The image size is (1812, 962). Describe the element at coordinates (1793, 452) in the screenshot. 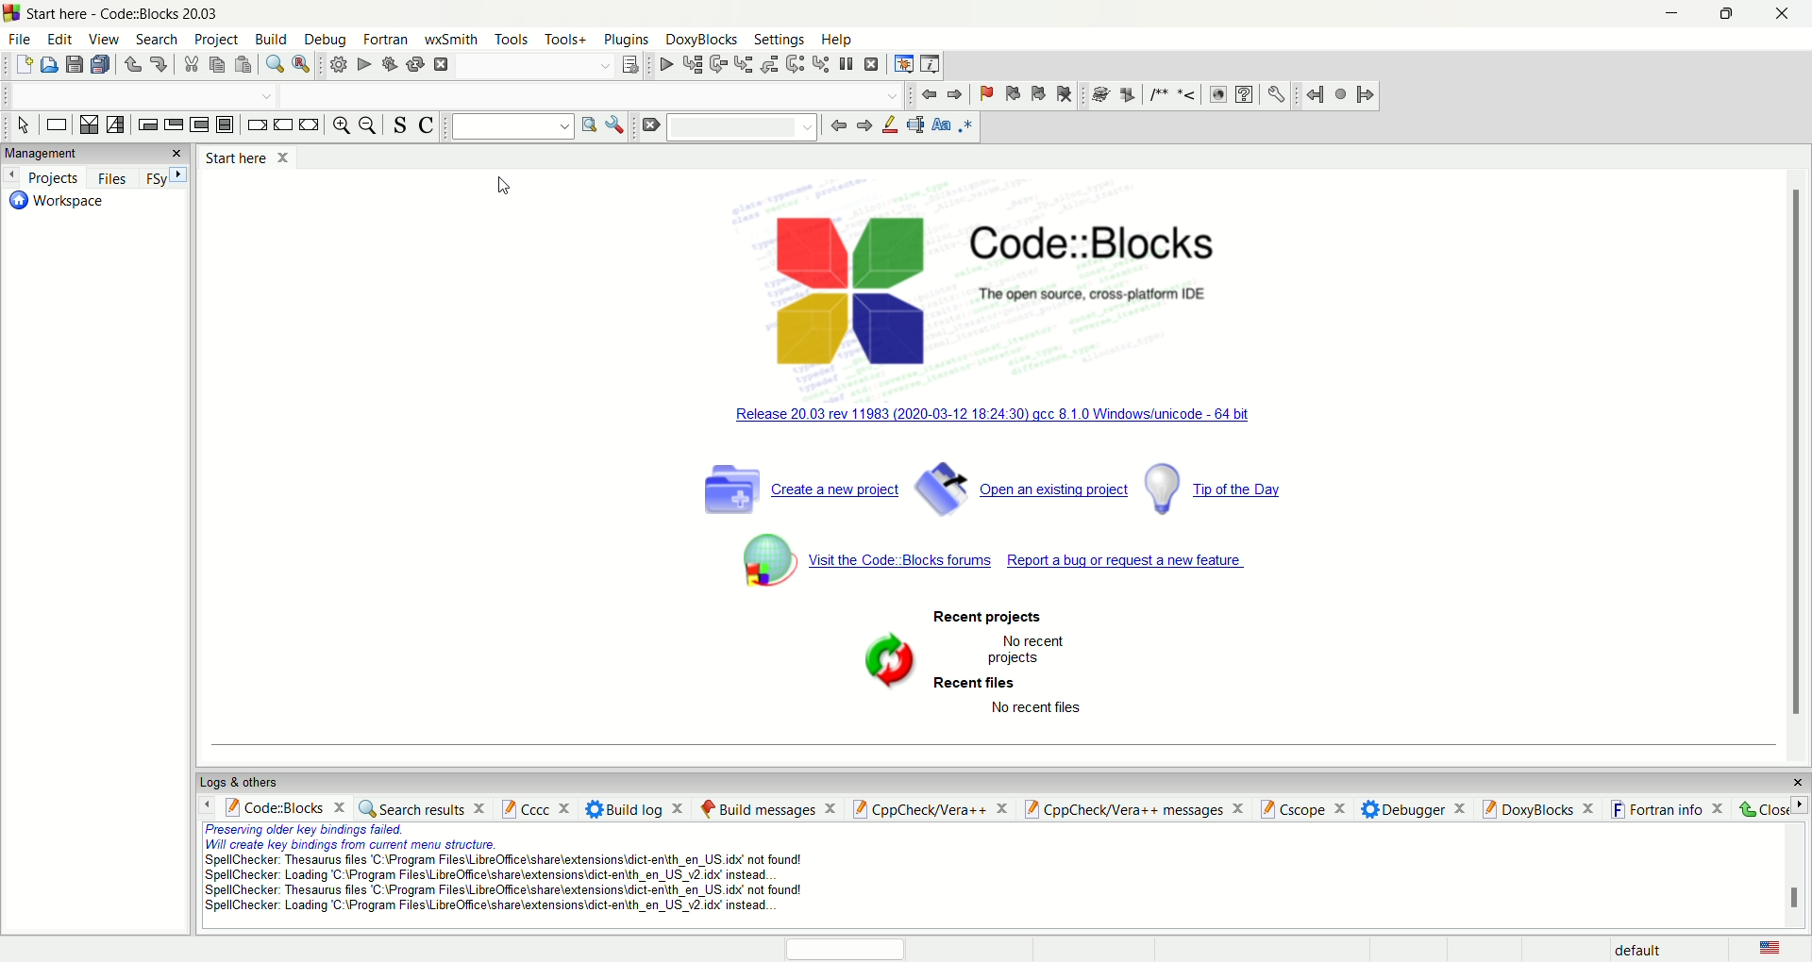

I see `Scroll bar` at that location.